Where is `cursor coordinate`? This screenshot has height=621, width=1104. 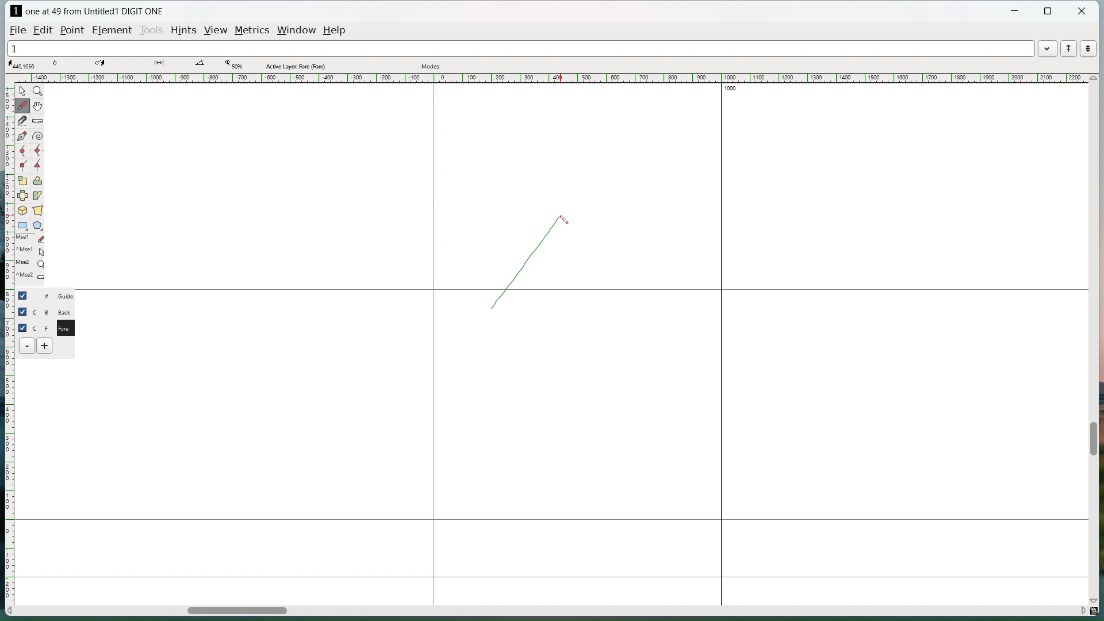 cursor coordinate is located at coordinates (24, 64).